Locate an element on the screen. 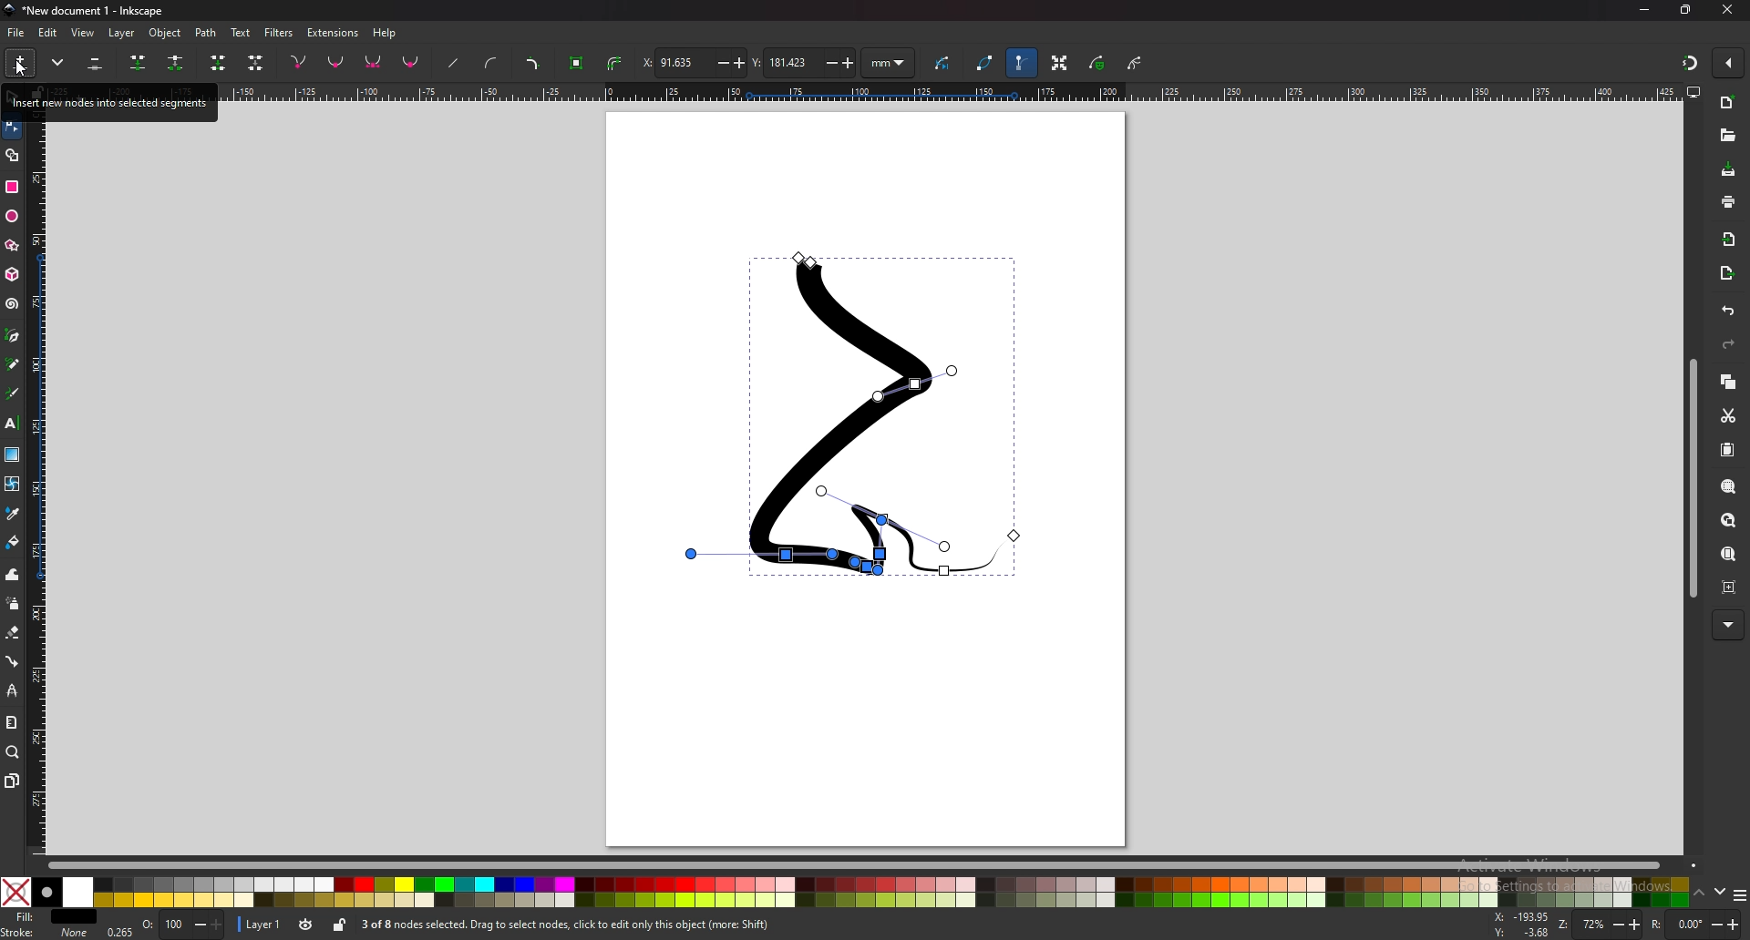 Image resolution: width=1750 pixels, height=940 pixels. add curve handles is located at coordinates (494, 63).